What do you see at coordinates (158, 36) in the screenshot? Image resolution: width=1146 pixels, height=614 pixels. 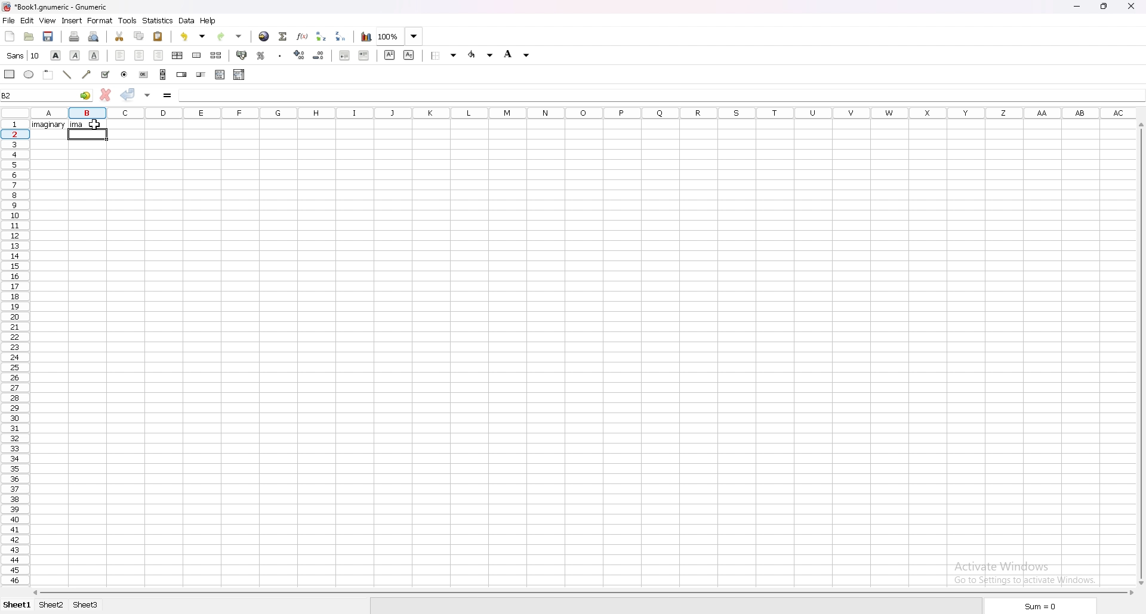 I see `paste` at bounding box center [158, 36].